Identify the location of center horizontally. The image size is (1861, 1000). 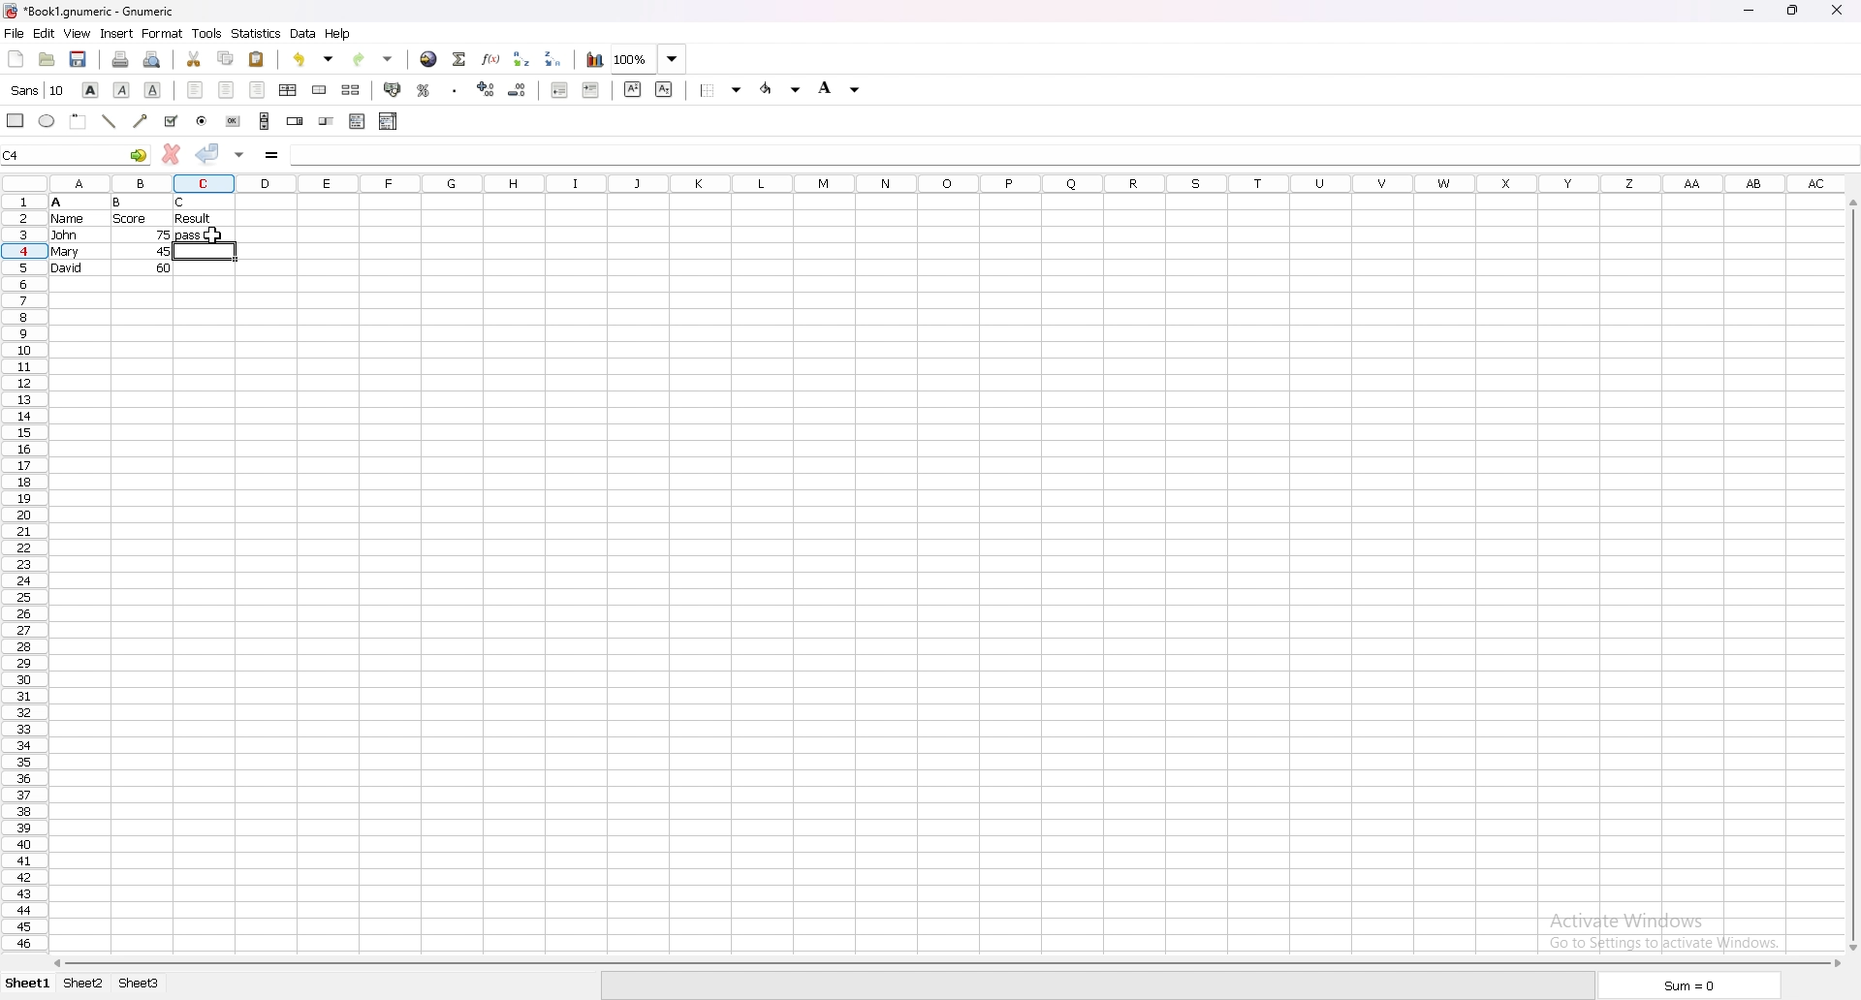
(288, 91).